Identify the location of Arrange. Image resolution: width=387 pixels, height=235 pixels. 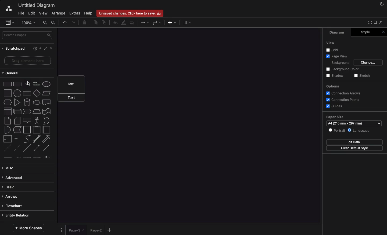
(58, 13).